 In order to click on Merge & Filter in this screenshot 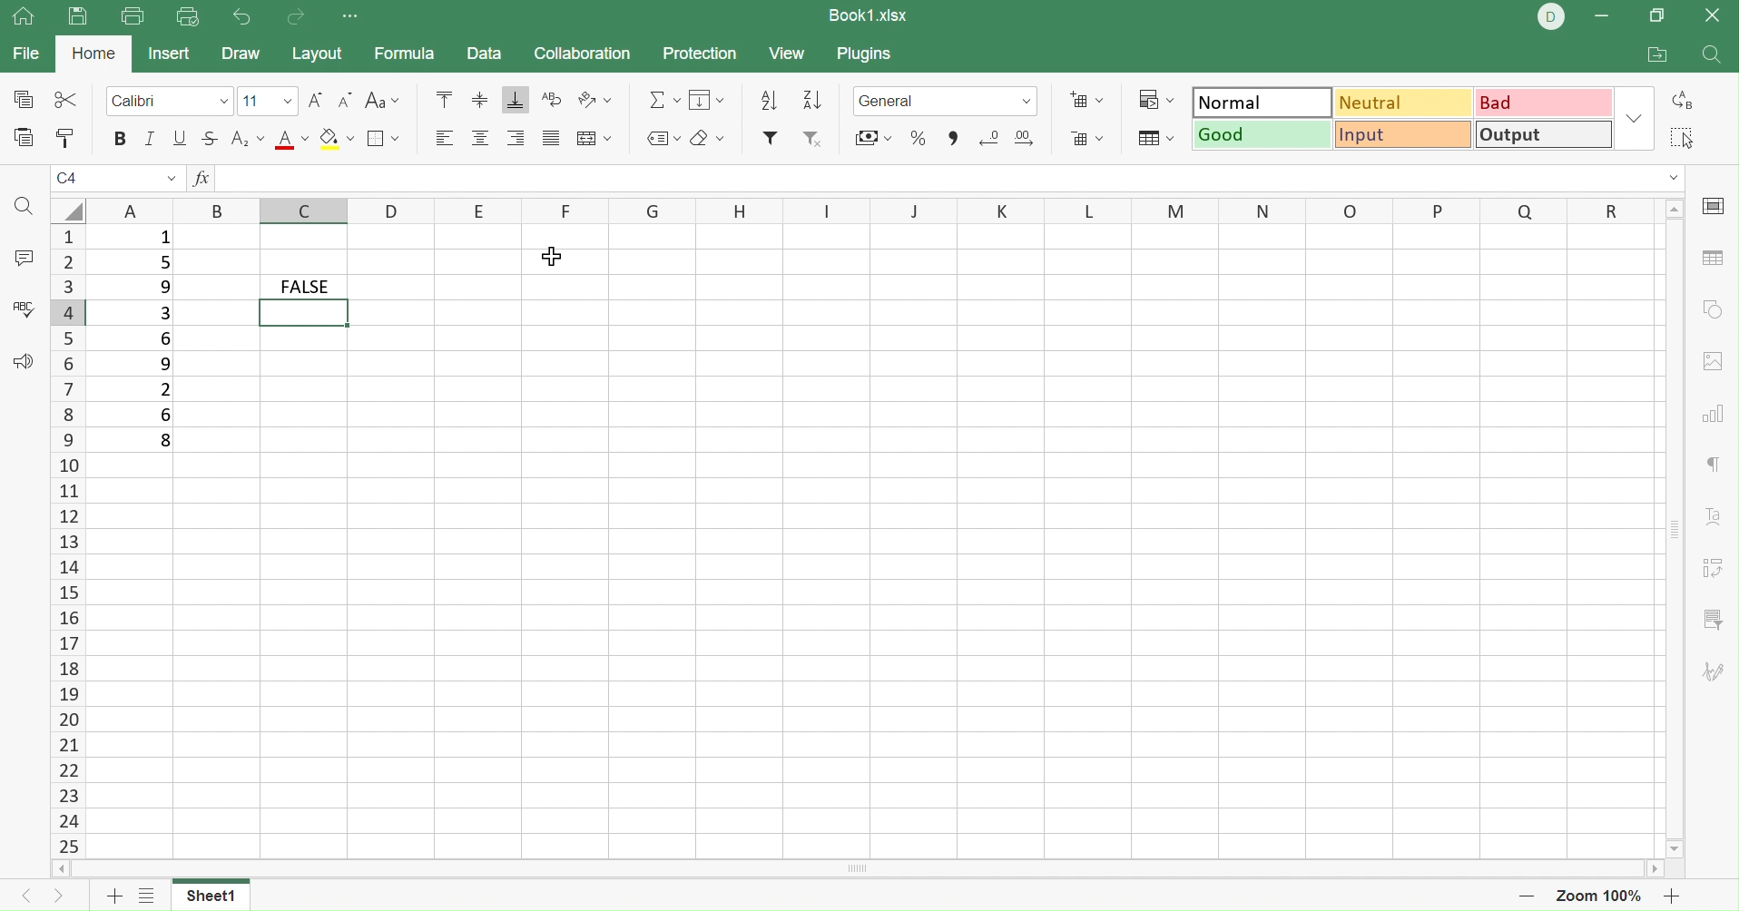, I will do `click(873, 139)`.